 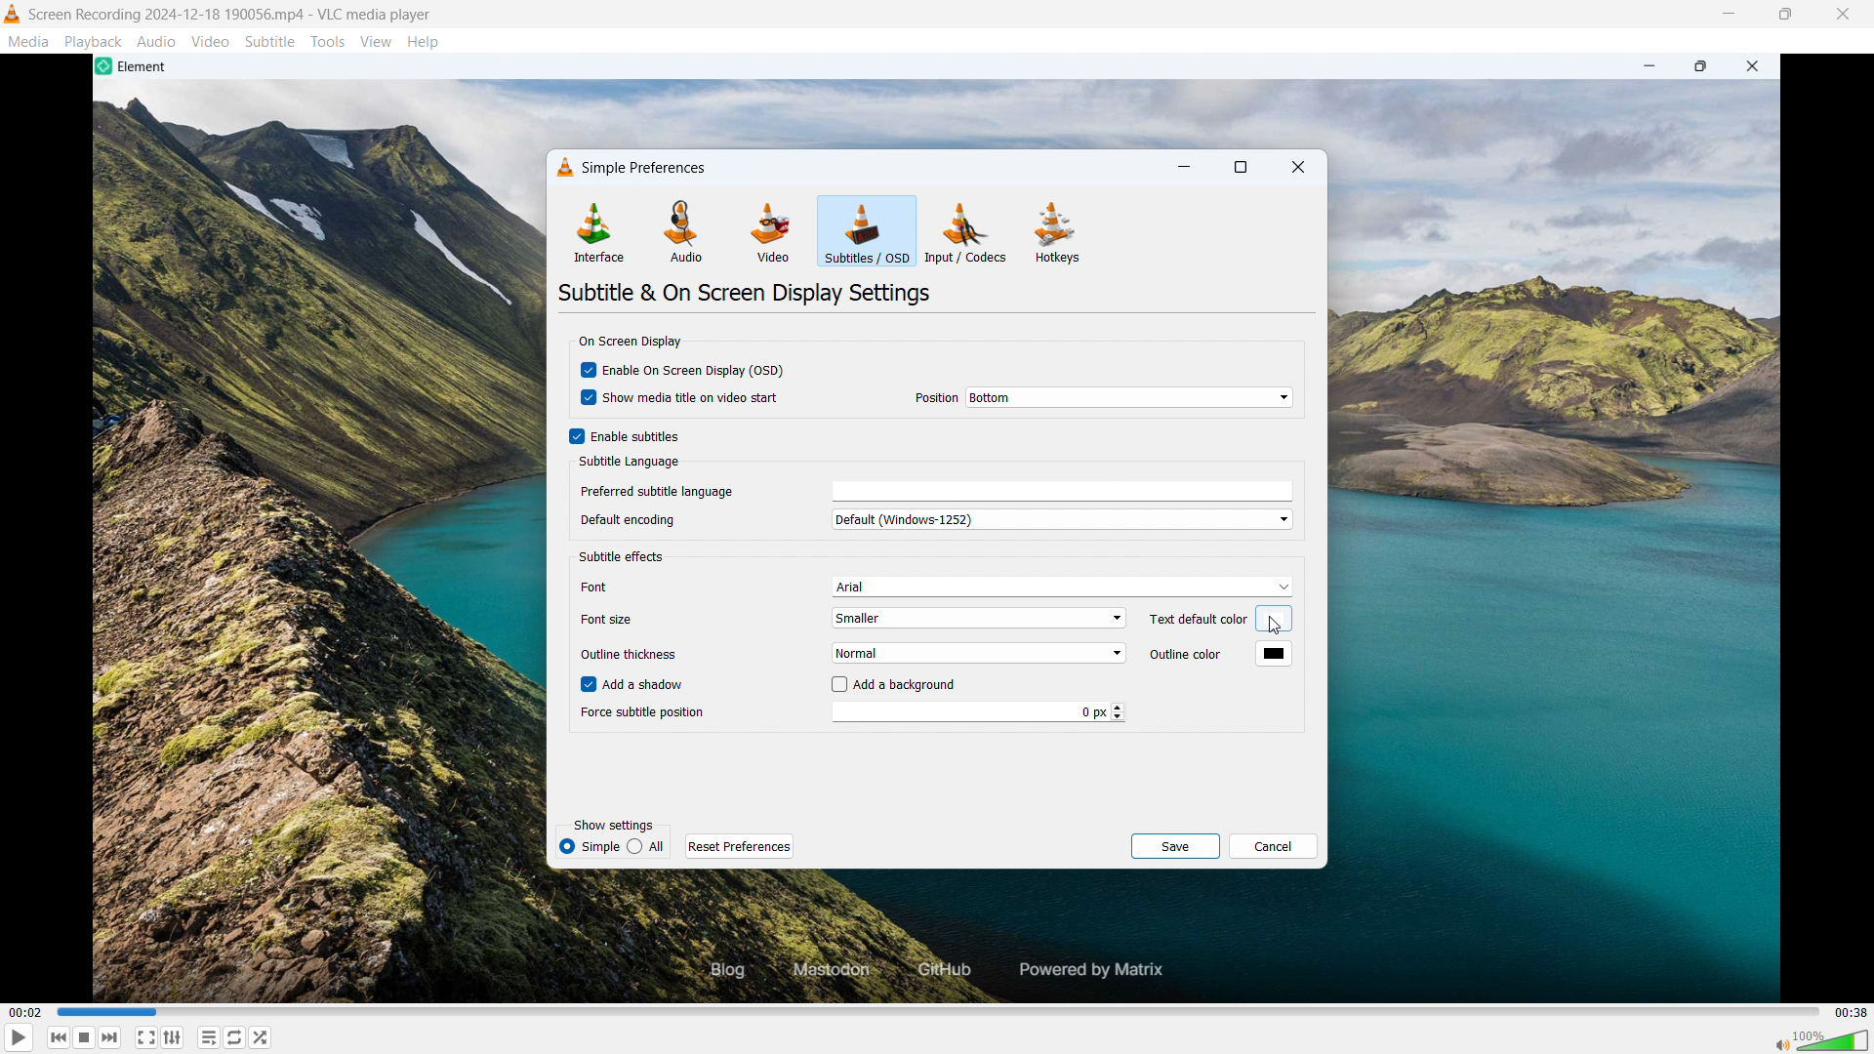 What do you see at coordinates (1128, 397) in the screenshot?
I see `Set position ` at bounding box center [1128, 397].